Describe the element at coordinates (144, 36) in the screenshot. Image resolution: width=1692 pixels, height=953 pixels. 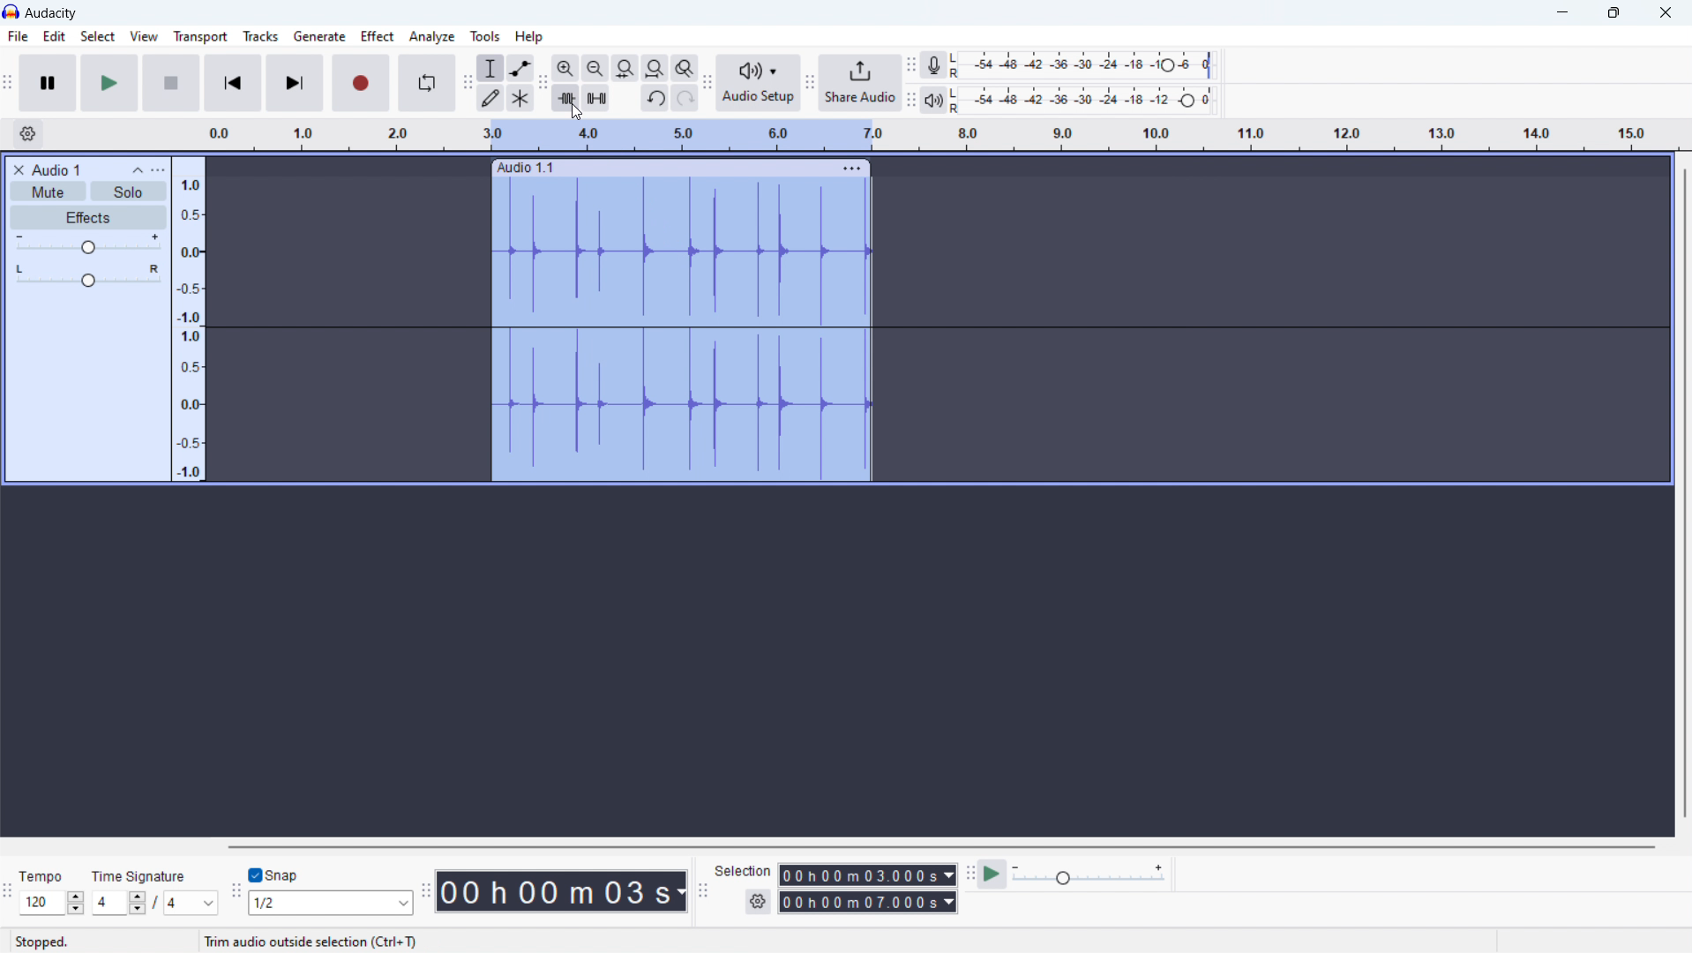
I see `view` at that location.